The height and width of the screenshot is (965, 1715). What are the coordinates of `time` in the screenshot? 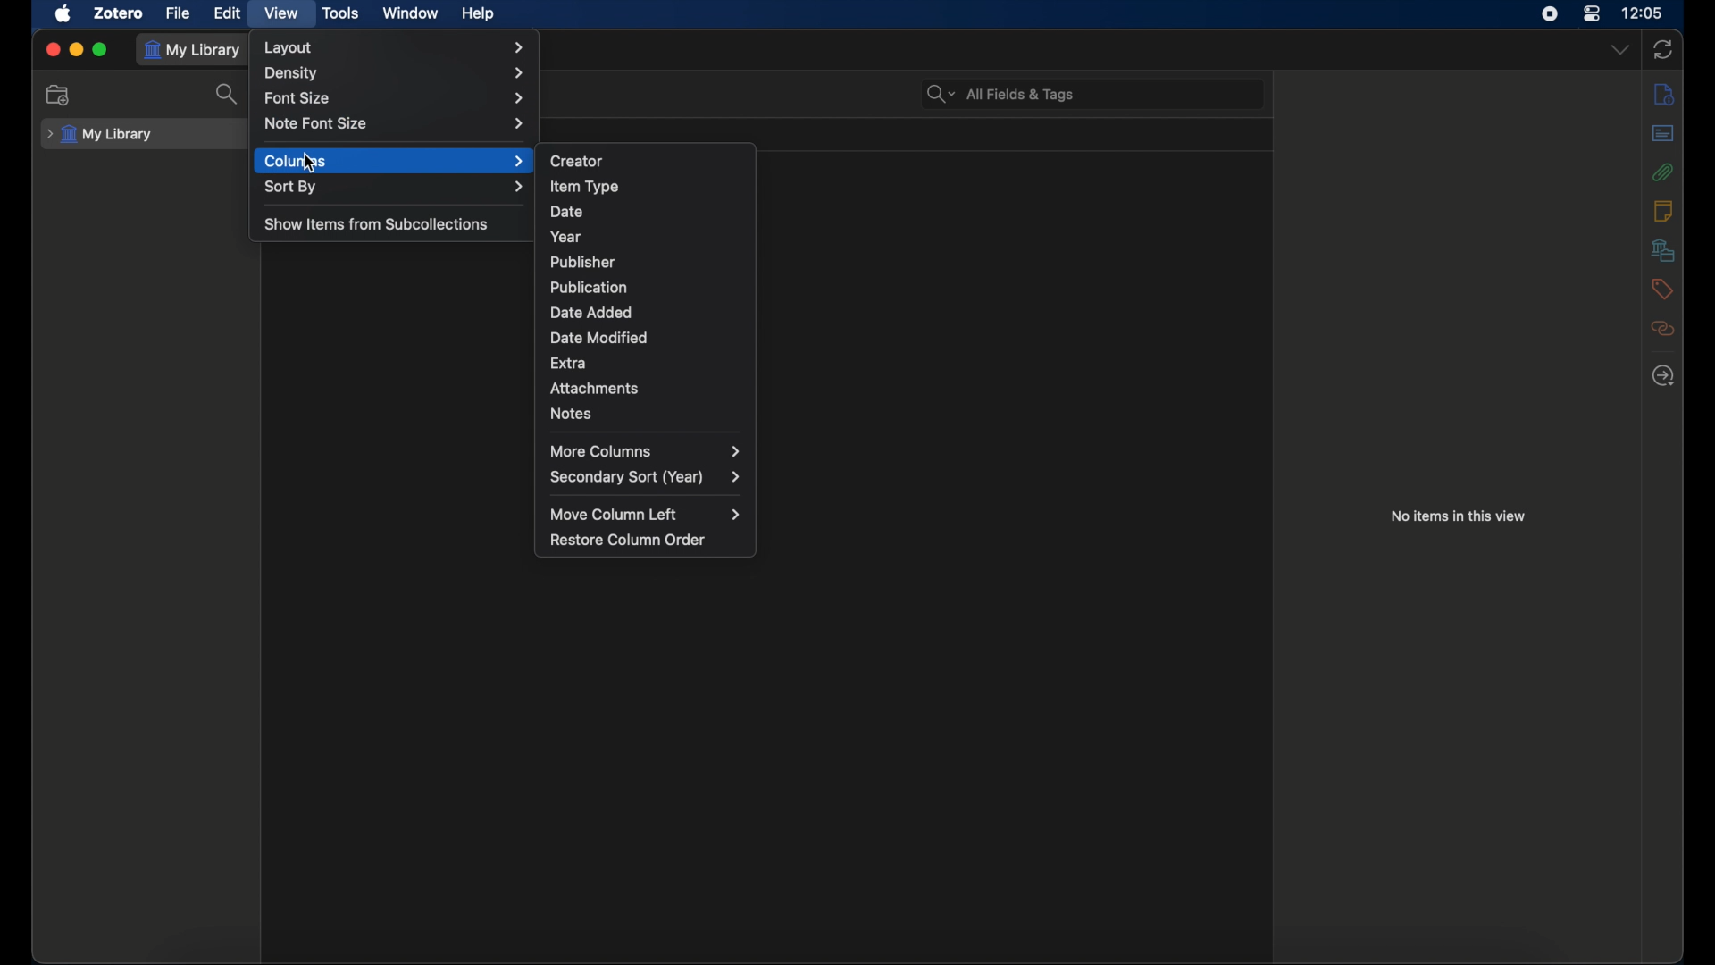 It's located at (1645, 12).